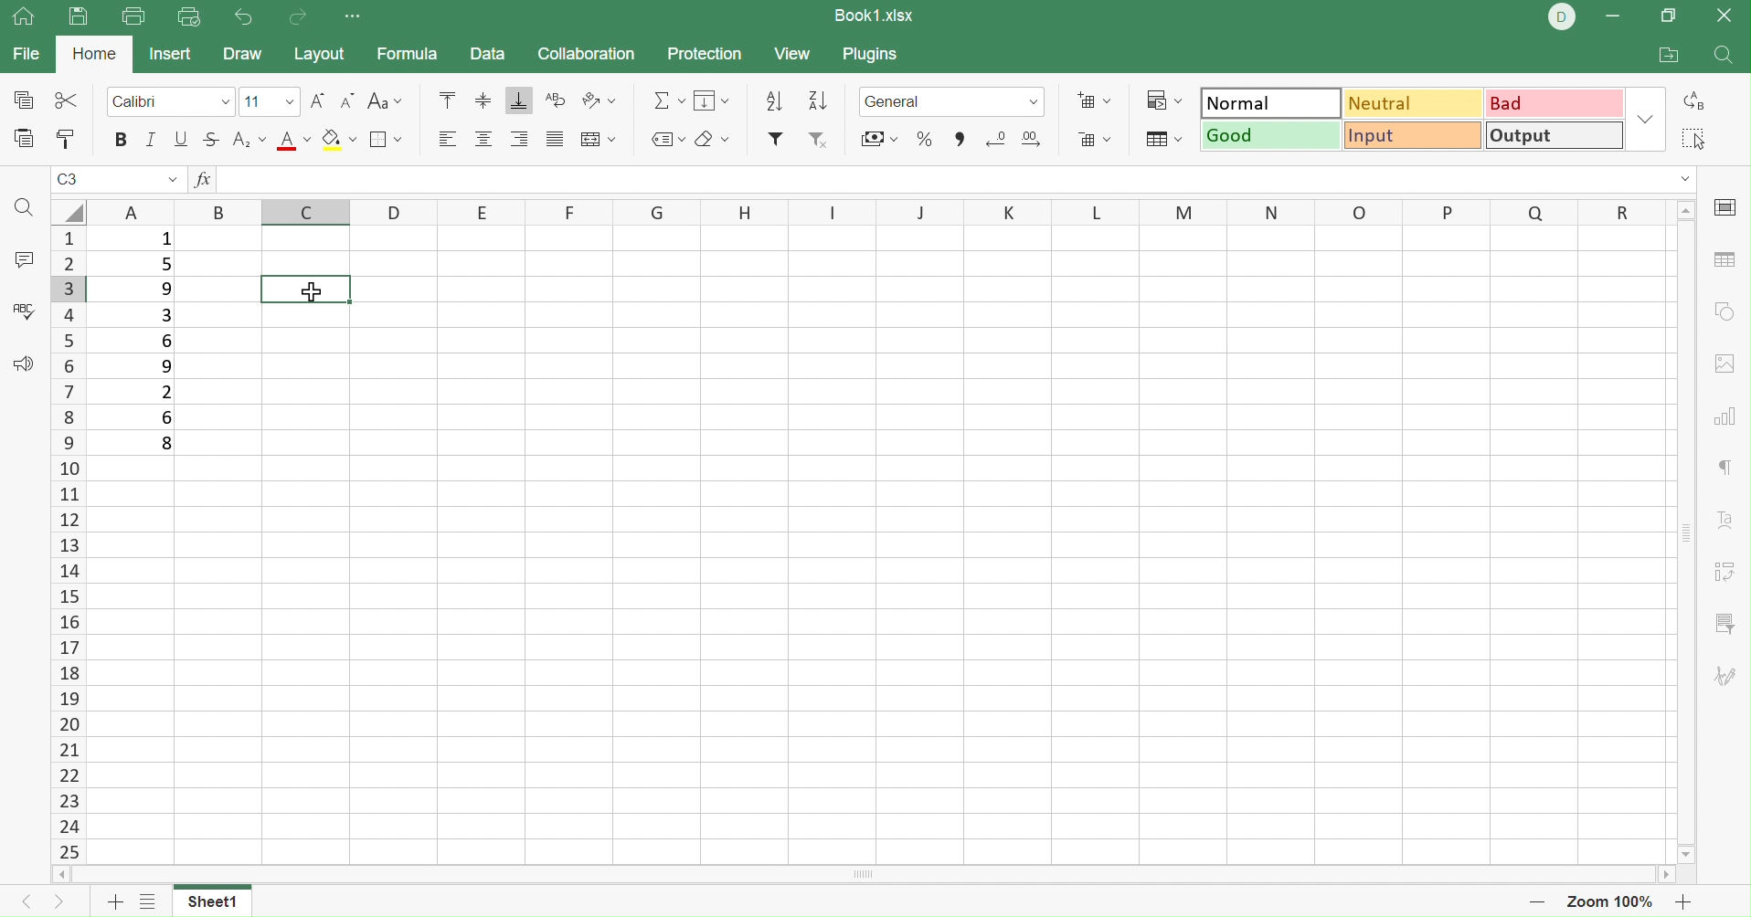  What do you see at coordinates (249, 140) in the screenshot?
I see `` at bounding box center [249, 140].